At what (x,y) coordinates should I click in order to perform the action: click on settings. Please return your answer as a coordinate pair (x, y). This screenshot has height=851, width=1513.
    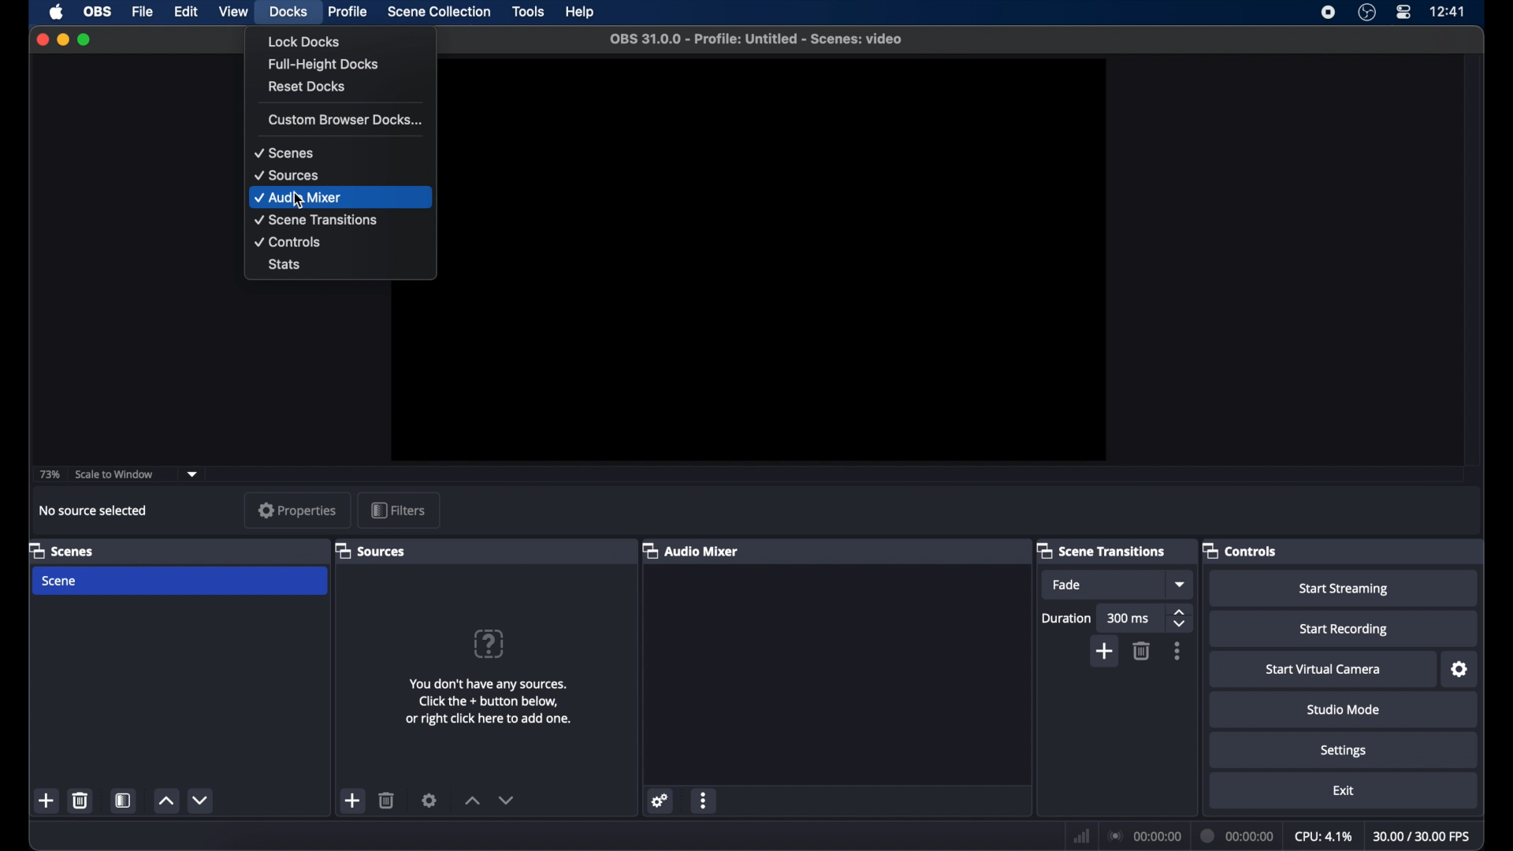
    Looking at the image, I should click on (1460, 670).